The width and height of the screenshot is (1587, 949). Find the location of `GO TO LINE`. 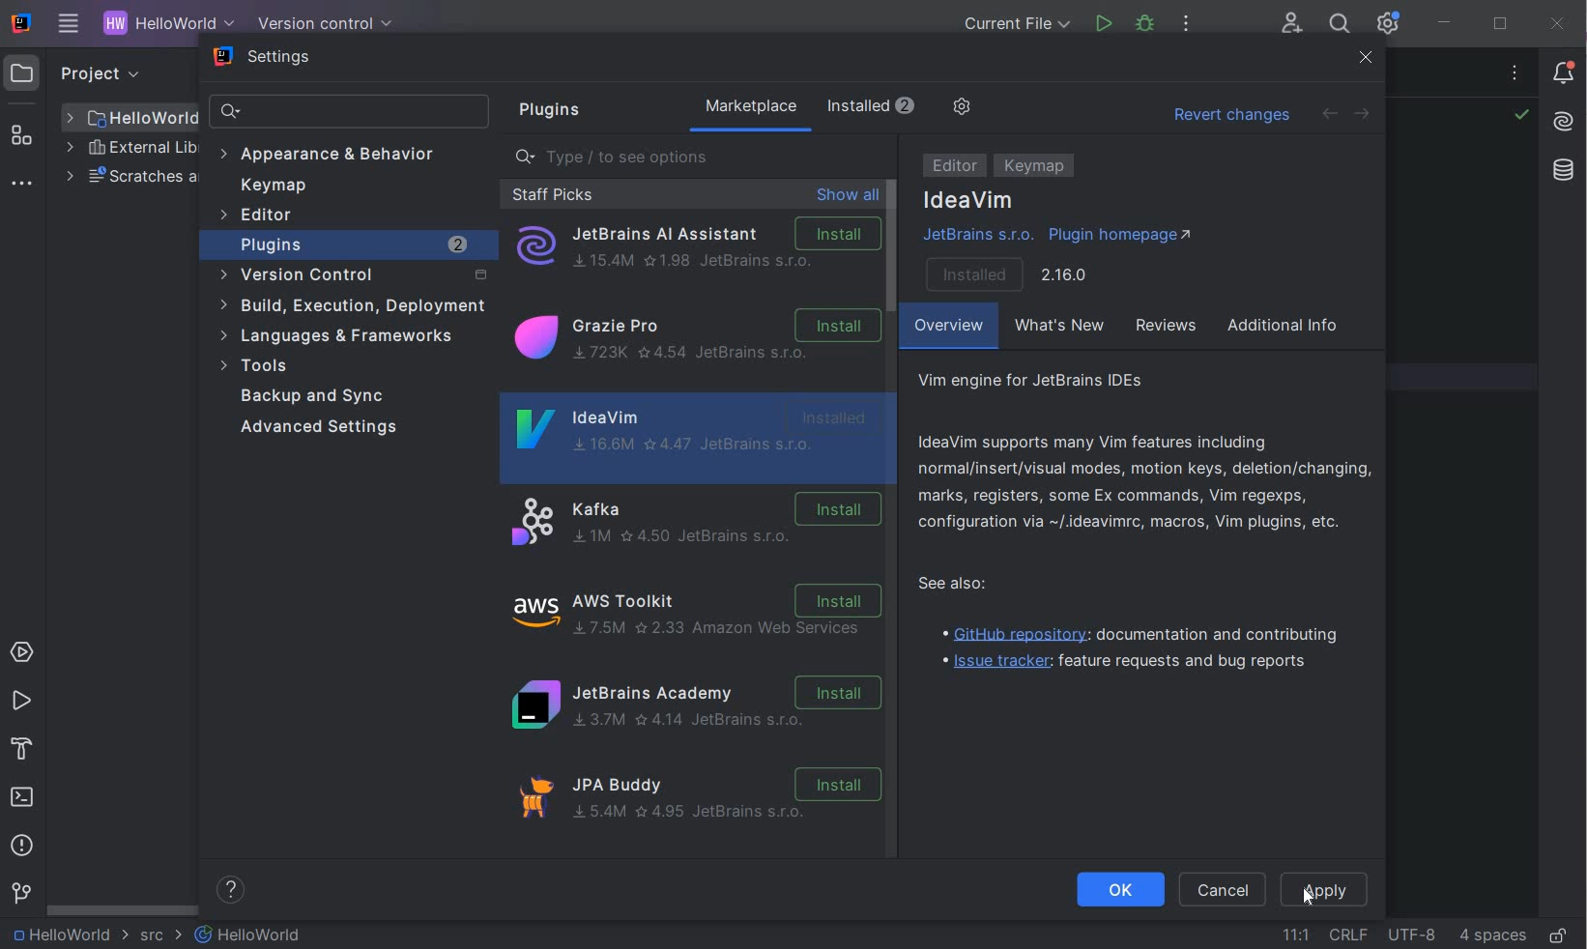

GO TO LINE is located at coordinates (1296, 932).